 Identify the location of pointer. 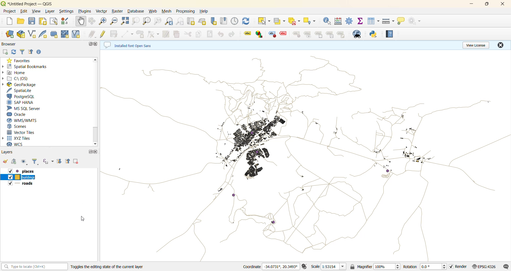
(81, 219).